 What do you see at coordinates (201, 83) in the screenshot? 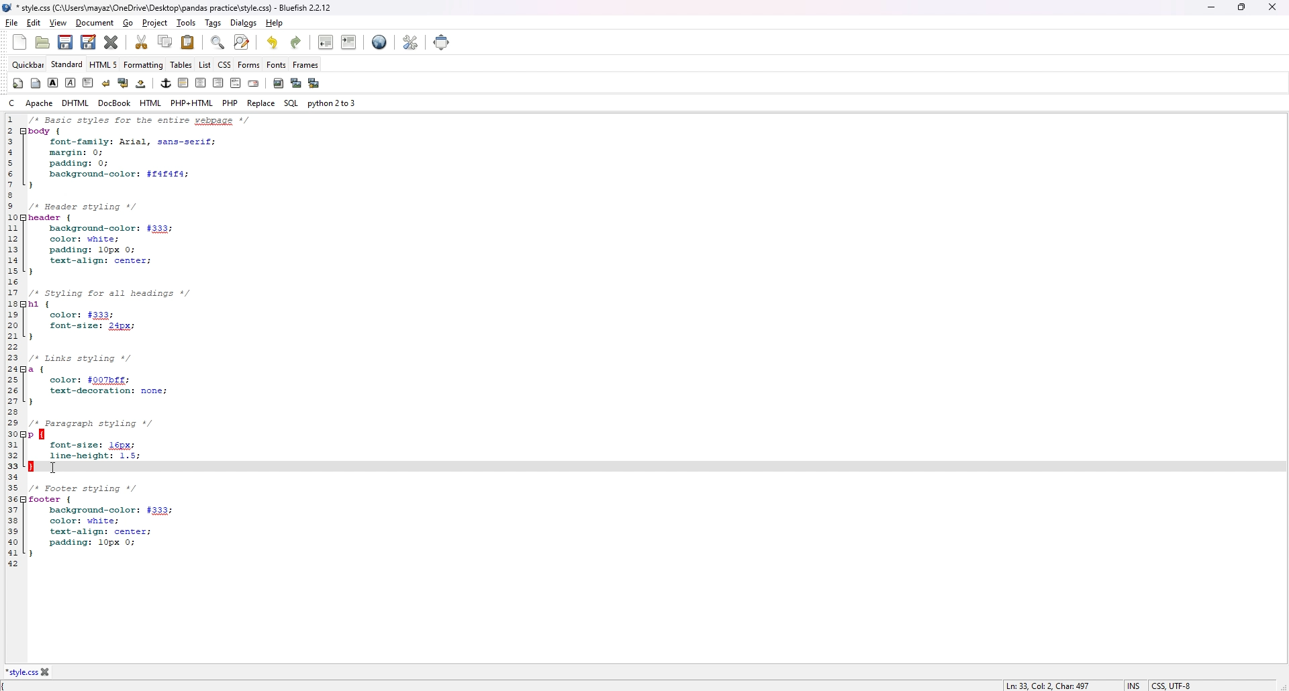
I see `center` at bounding box center [201, 83].